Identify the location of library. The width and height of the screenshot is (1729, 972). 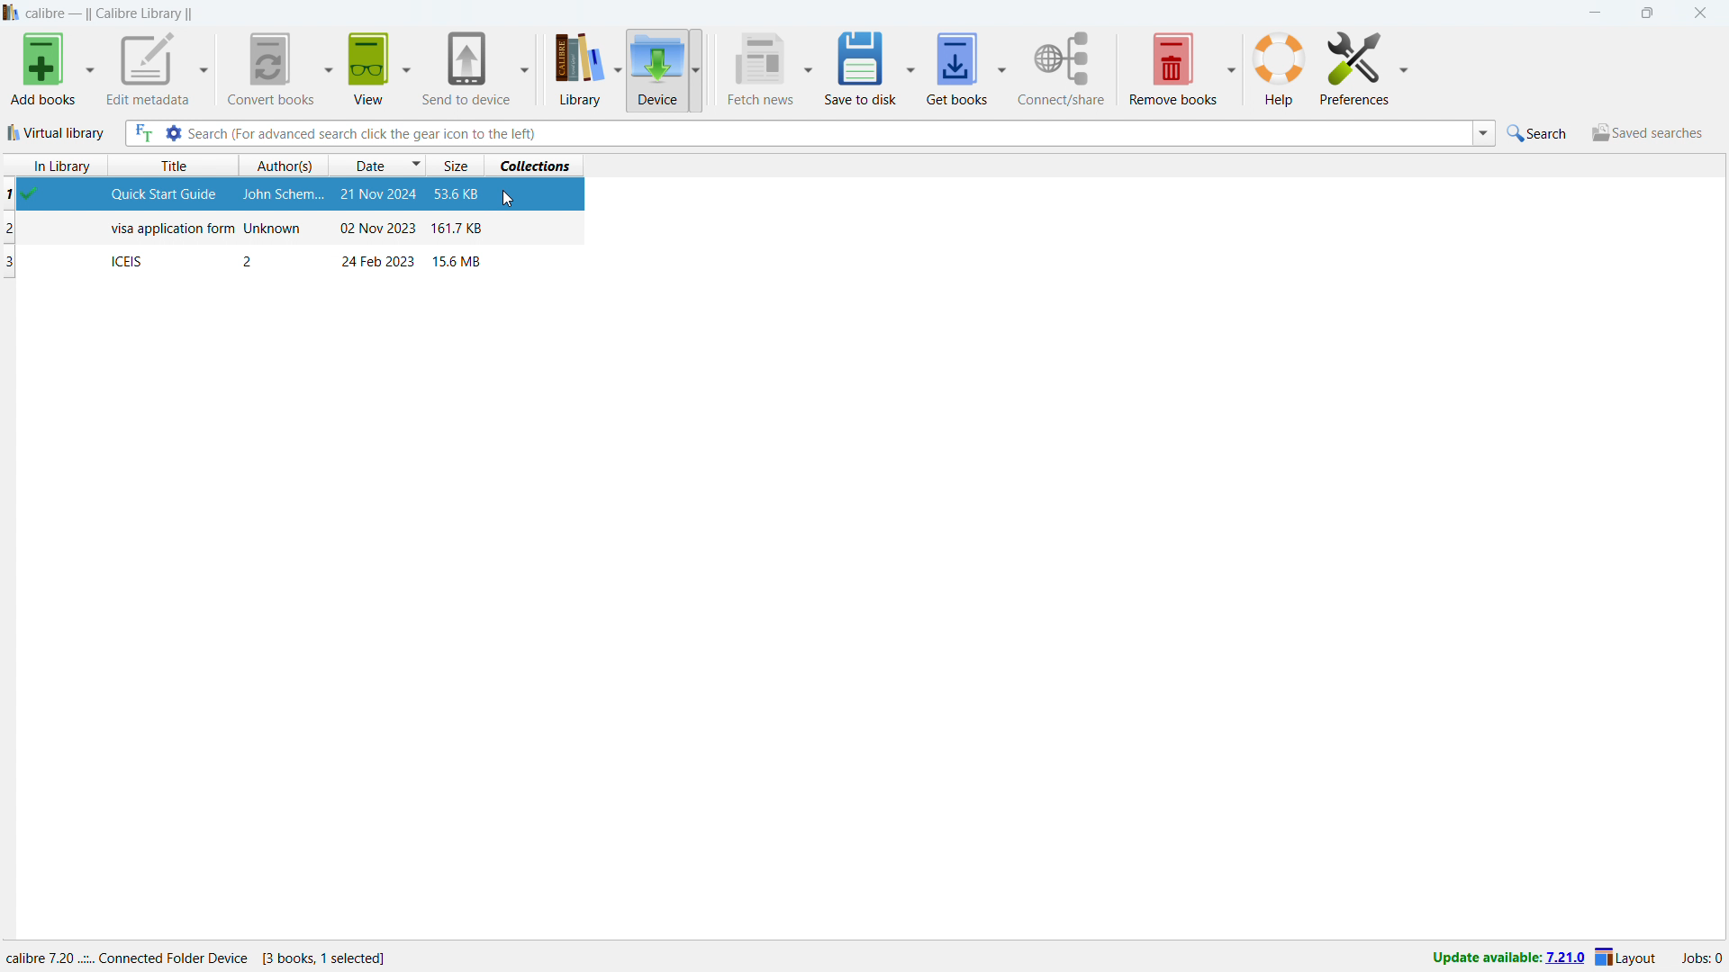
(573, 71).